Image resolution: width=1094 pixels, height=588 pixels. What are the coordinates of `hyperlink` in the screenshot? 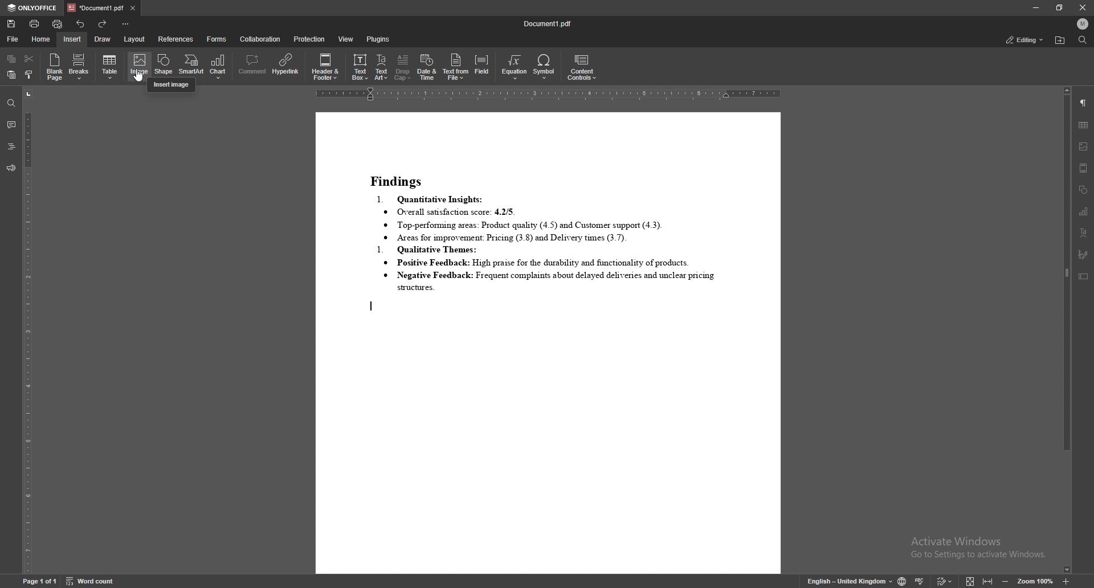 It's located at (285, 65).